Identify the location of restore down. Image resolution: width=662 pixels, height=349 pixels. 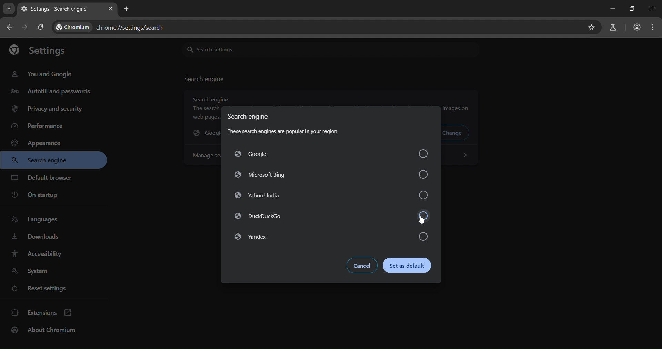
(632, 9).